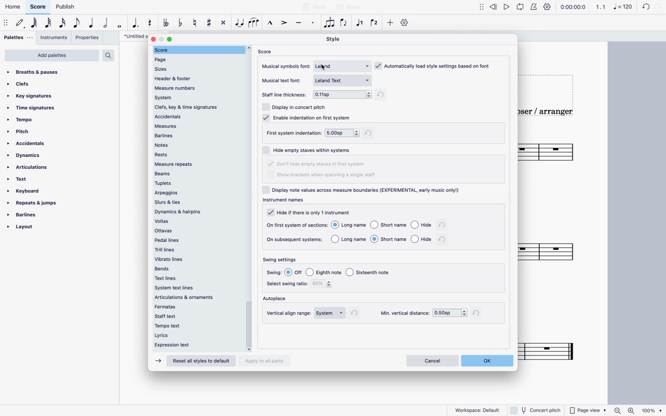 This screenshot has width=666, height=416. What do you see at coordinates (197, 202) in the screenshot?
I see `slurs & ties` at bounding box center [197, 202].